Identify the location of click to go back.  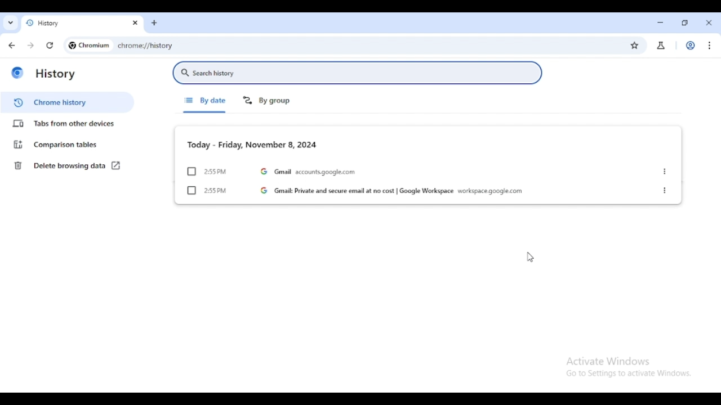
(12, 45).